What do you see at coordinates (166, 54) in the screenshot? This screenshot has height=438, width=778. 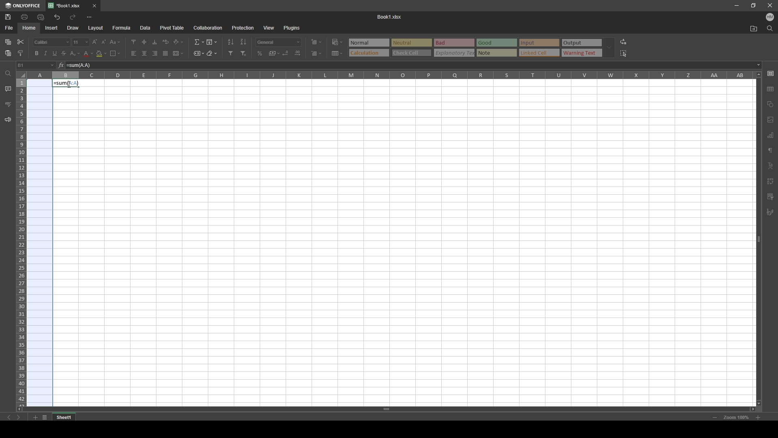 I see `justified` at bounding box center [166, 54].